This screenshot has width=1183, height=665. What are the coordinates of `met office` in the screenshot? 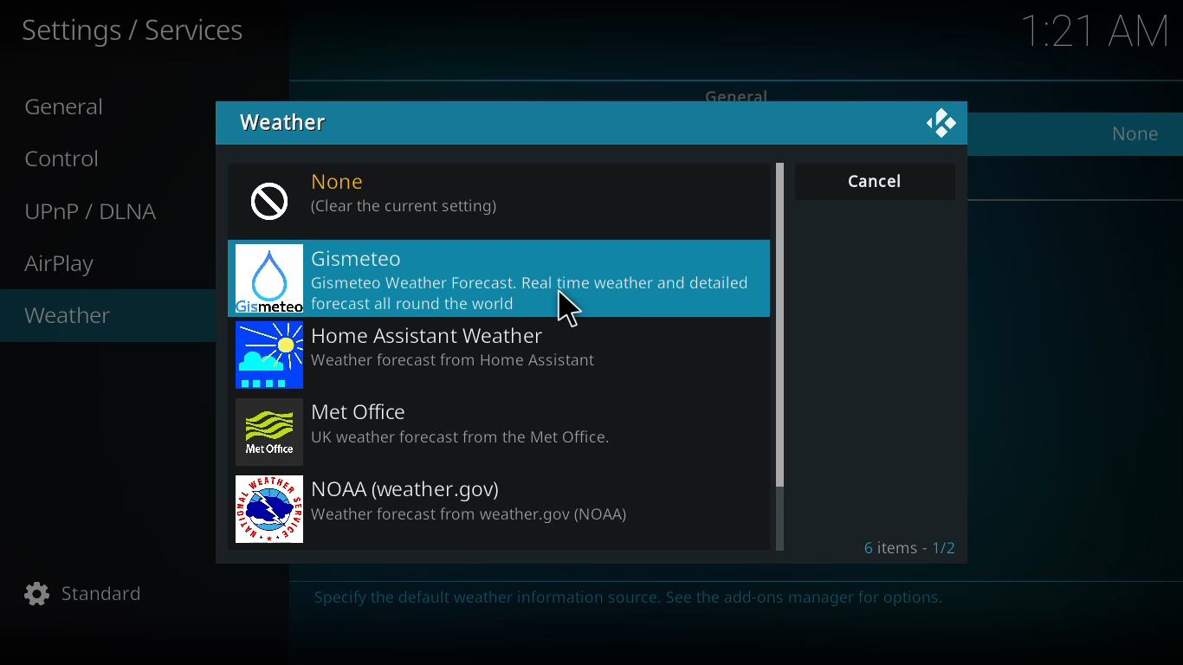 It's located at (434, 429).